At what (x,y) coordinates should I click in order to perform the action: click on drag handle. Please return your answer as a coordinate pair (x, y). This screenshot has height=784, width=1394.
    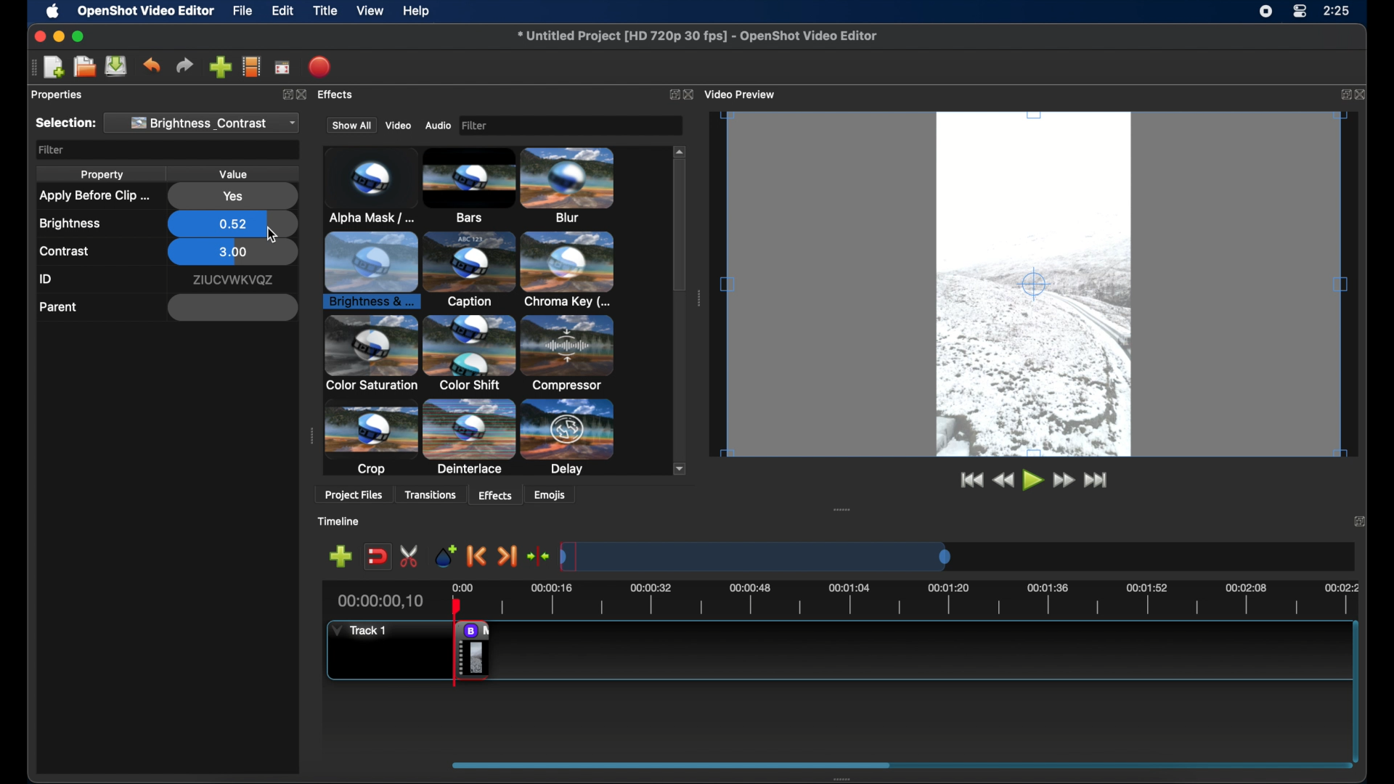
    Looking at the image, I should click on (839, 510).